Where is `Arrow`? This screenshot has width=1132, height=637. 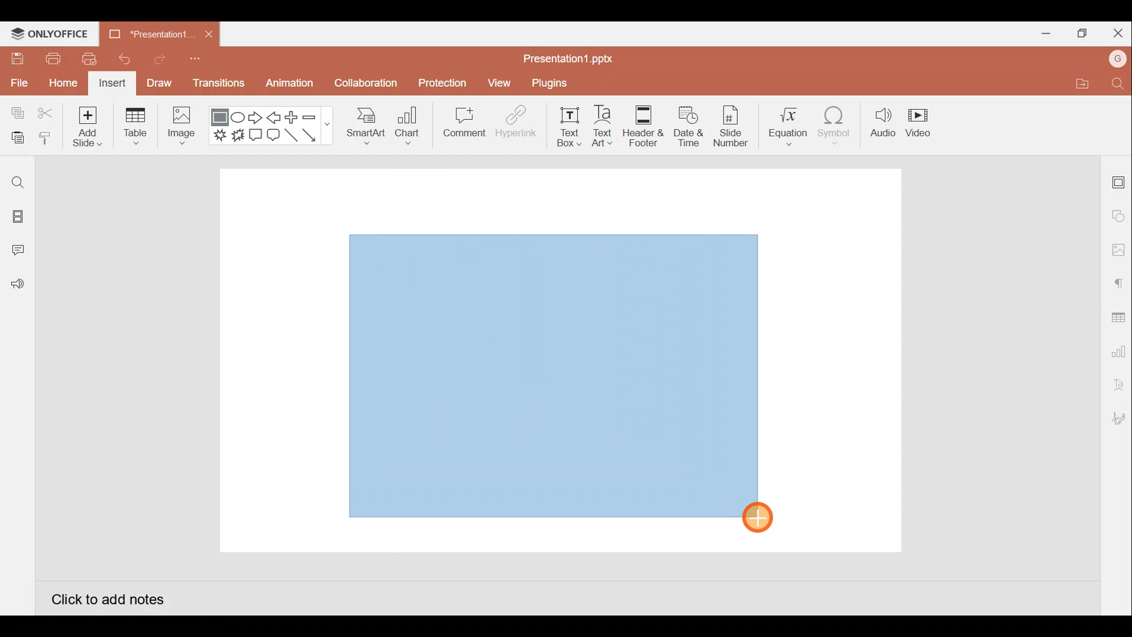 Arrow is located at coordinates (316, 135).